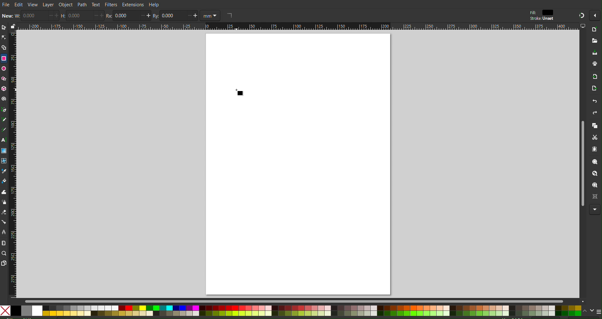  I want to click on rectangle shape, so click(229, 15).